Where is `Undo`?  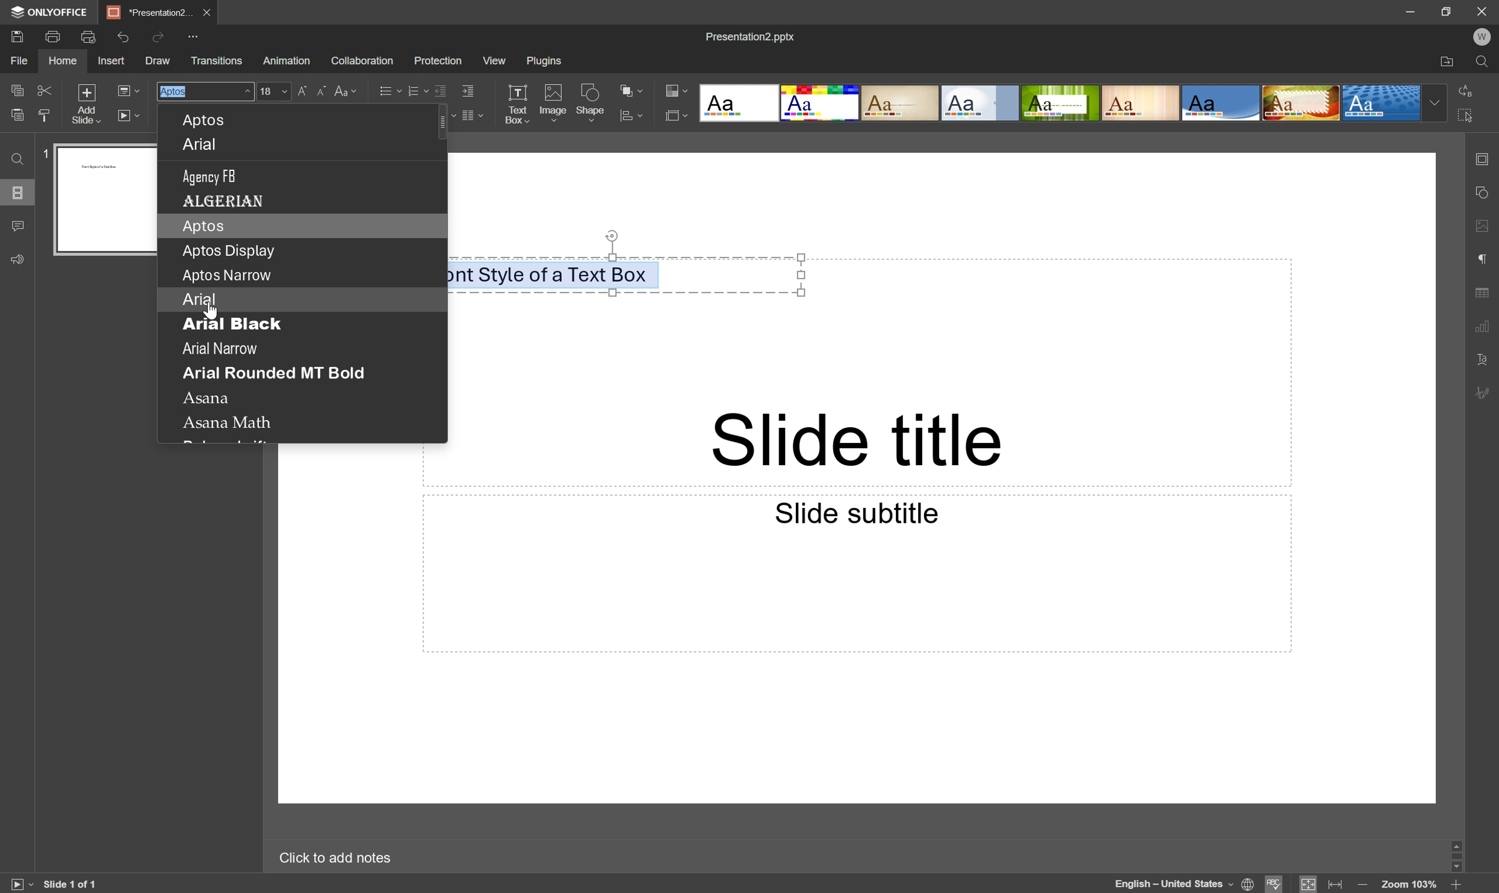 Undo is located at coordinates (126, 36).